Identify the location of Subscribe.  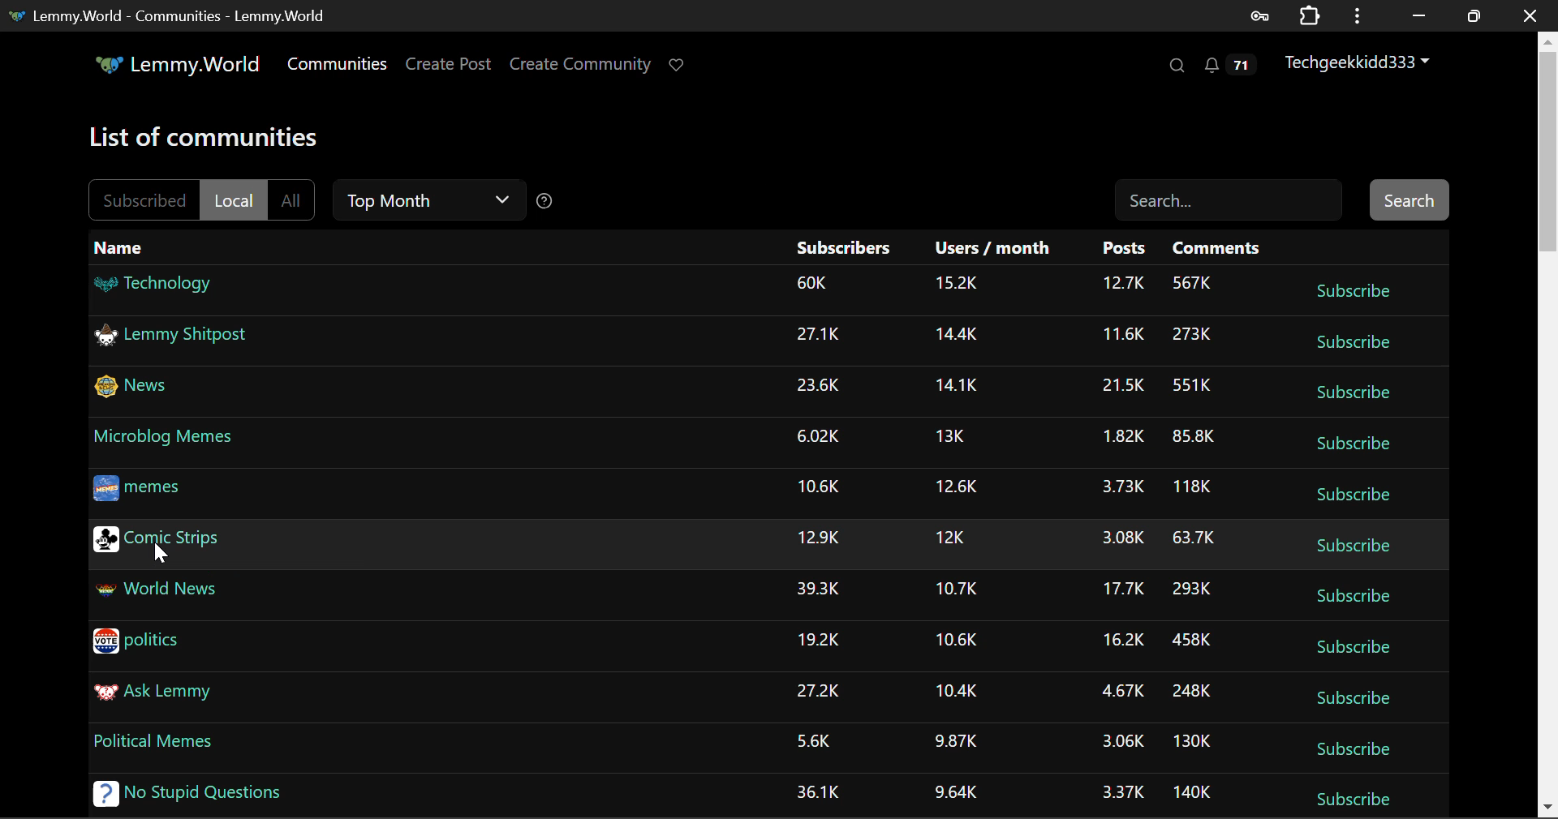
(1349, 699).